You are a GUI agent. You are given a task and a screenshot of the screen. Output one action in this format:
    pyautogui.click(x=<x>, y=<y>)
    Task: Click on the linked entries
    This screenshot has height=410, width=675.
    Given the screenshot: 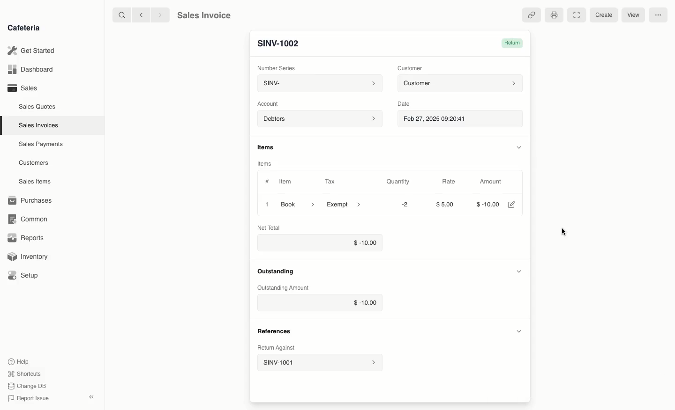 What is the action you would take?
    pyautogui.click(x=532, y=15)
    